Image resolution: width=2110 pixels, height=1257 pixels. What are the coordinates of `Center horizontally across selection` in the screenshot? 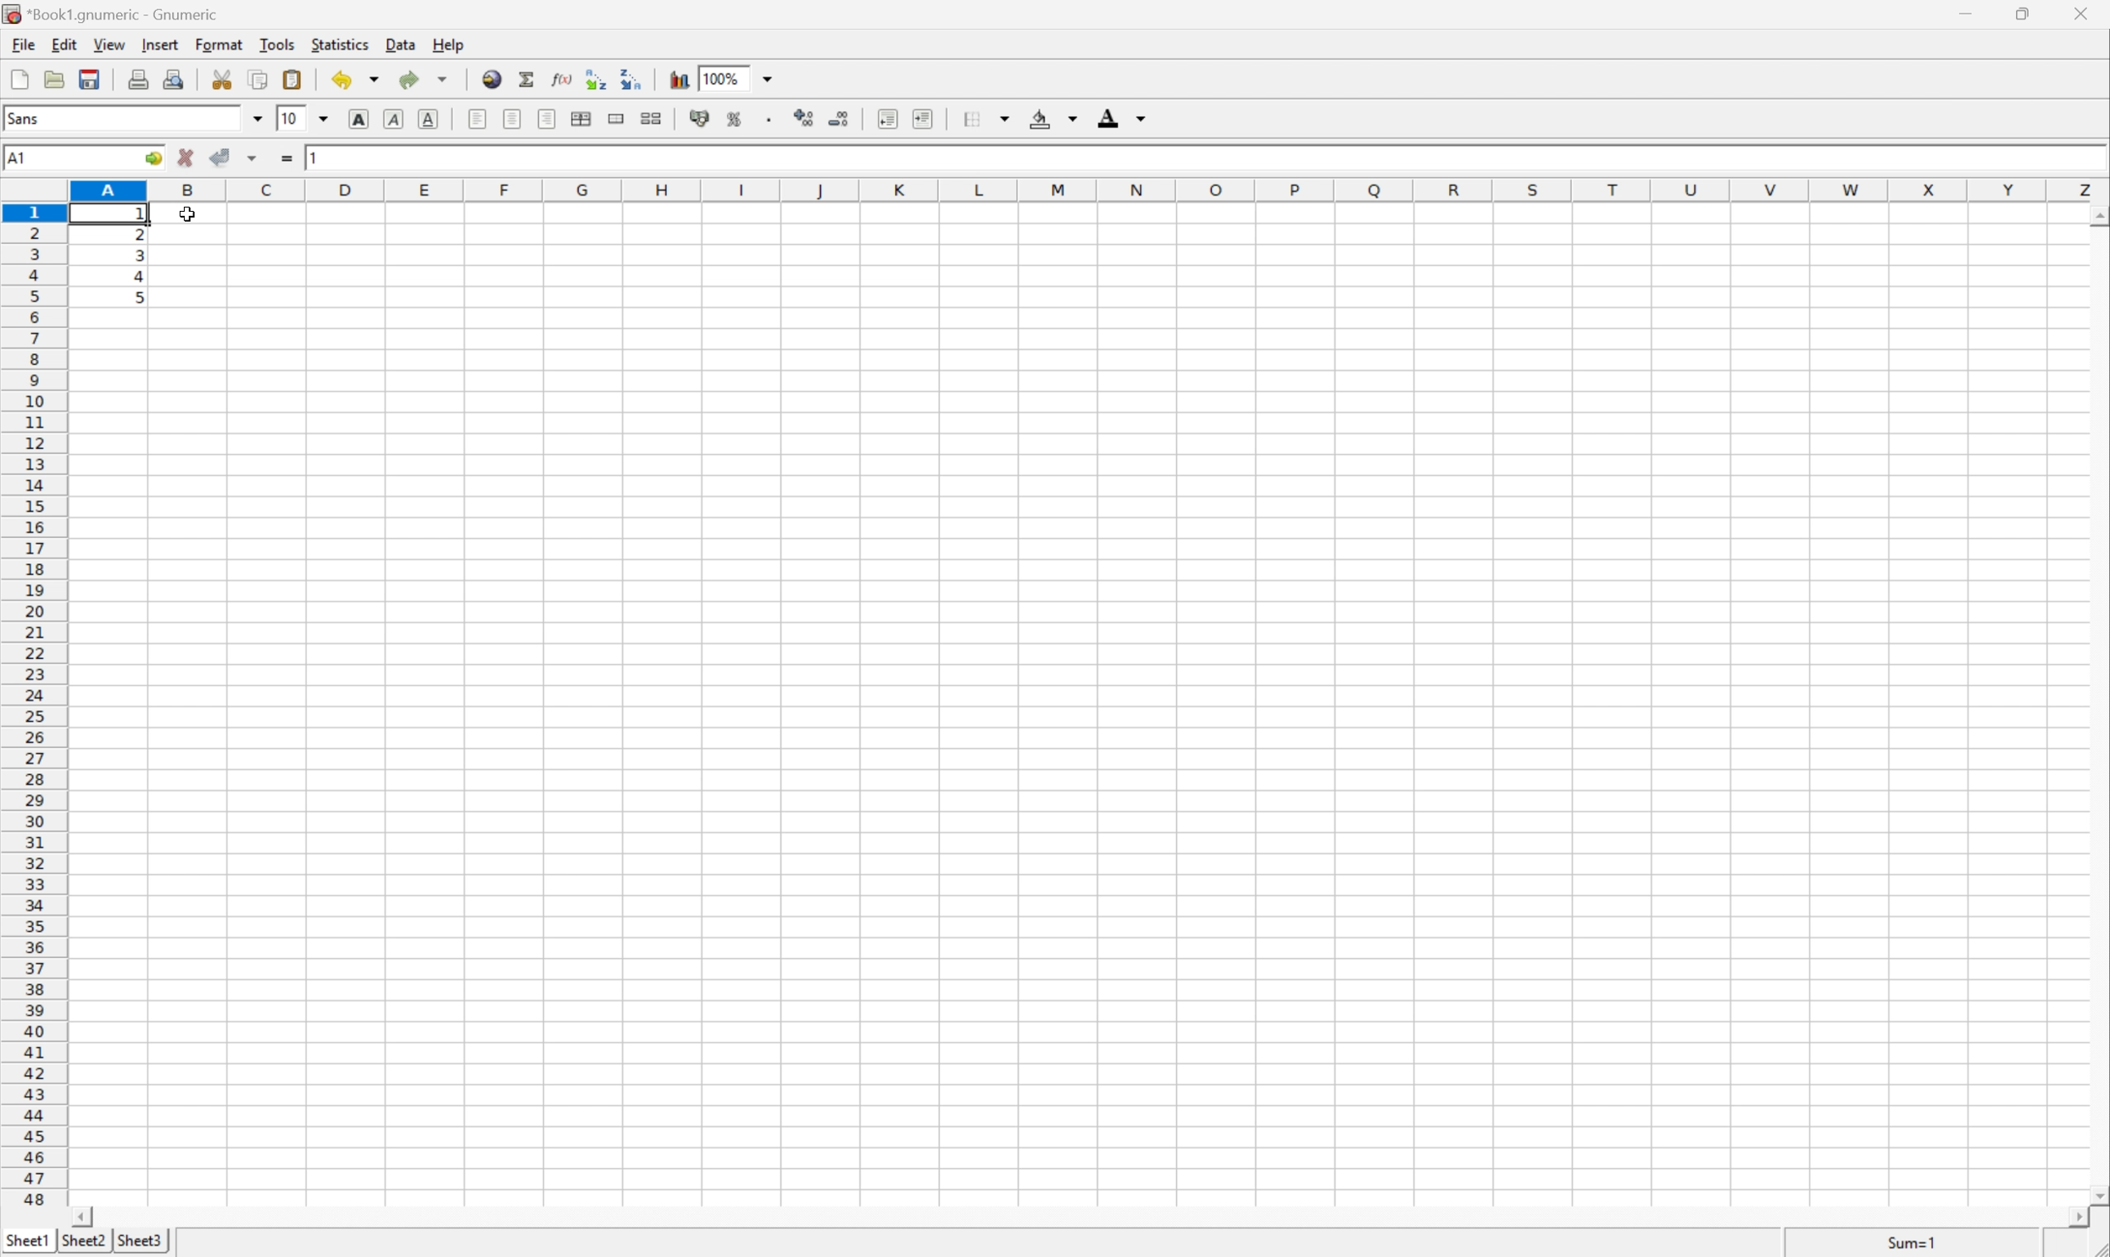 It's located at (585, 119).